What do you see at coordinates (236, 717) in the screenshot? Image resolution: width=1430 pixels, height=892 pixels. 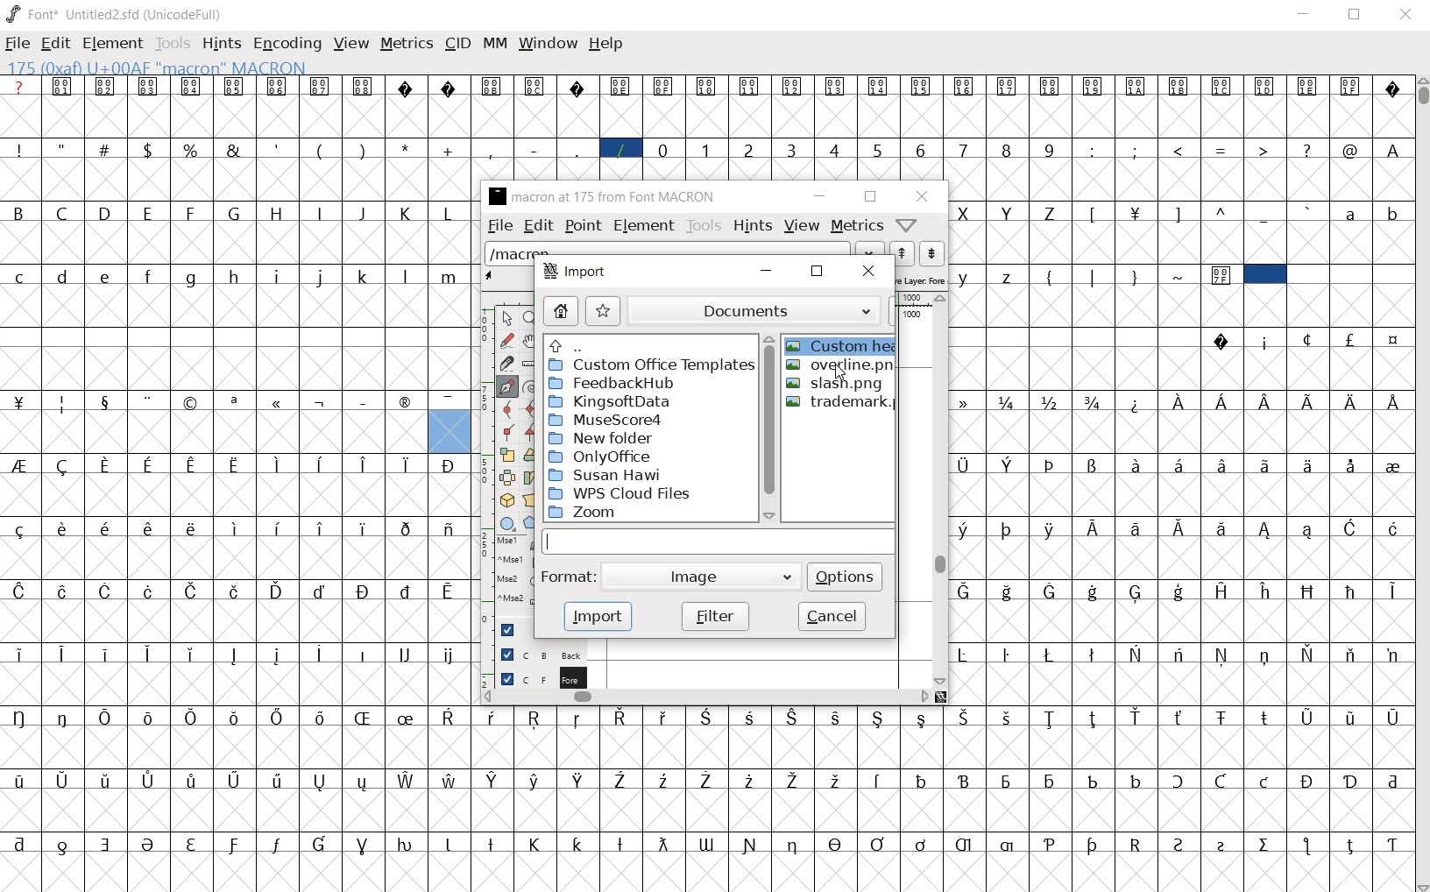 I see `Symbol` at bounding box center [236, 717].